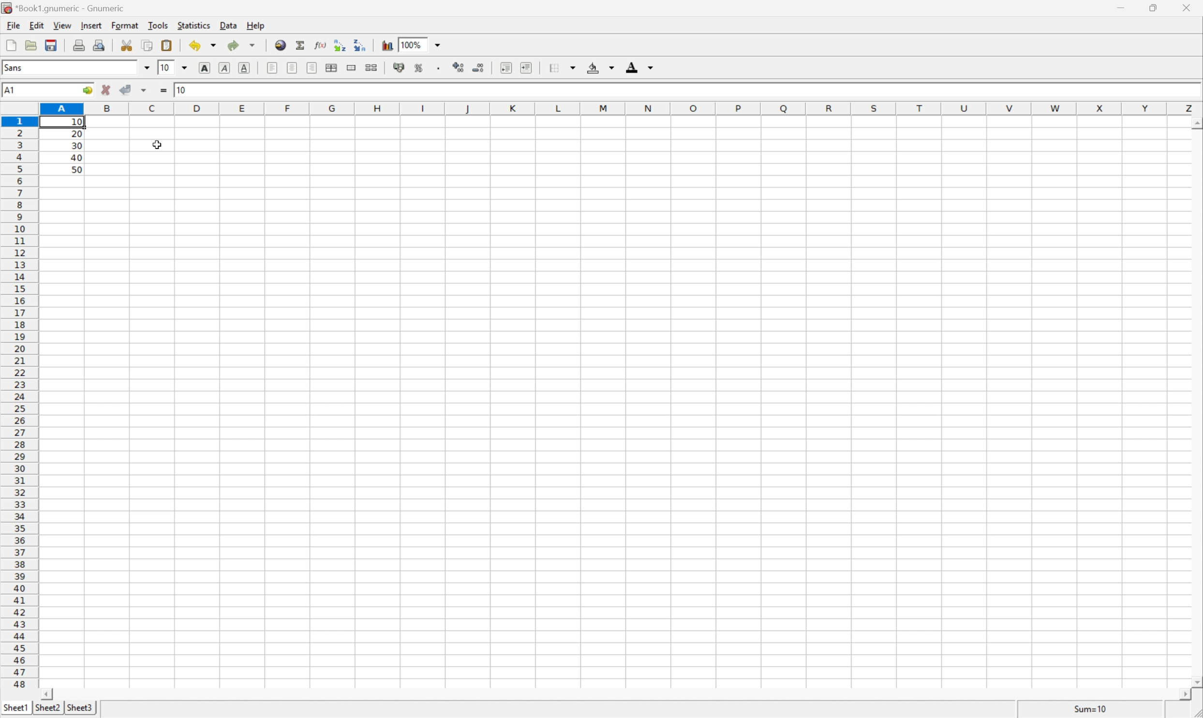  What do you see at coordinates (1122, 8) in the screenshot?
I see `Minimize` at bounding box center [1122, 8].